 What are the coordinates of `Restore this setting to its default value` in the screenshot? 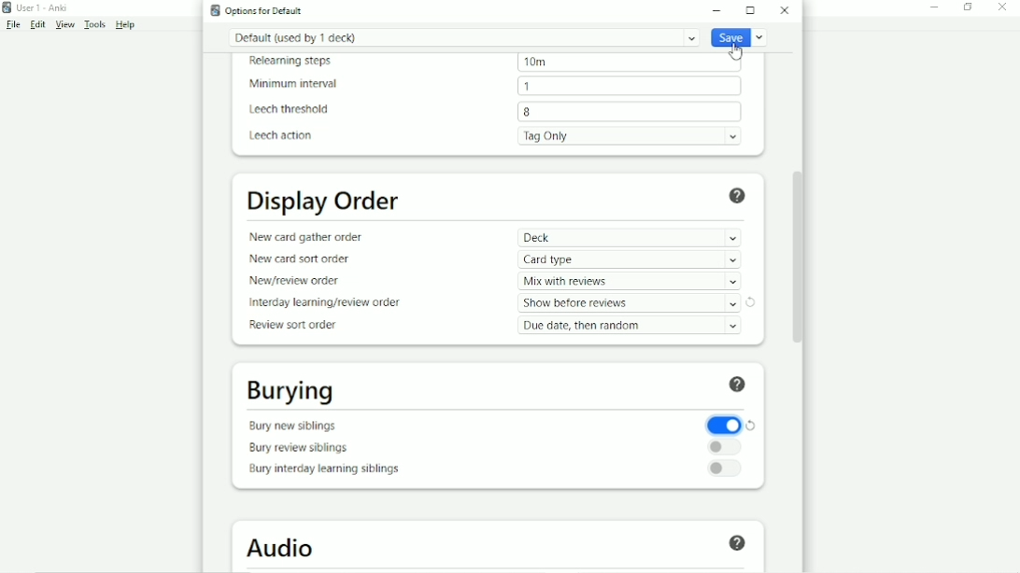 It's located at (751, 302).